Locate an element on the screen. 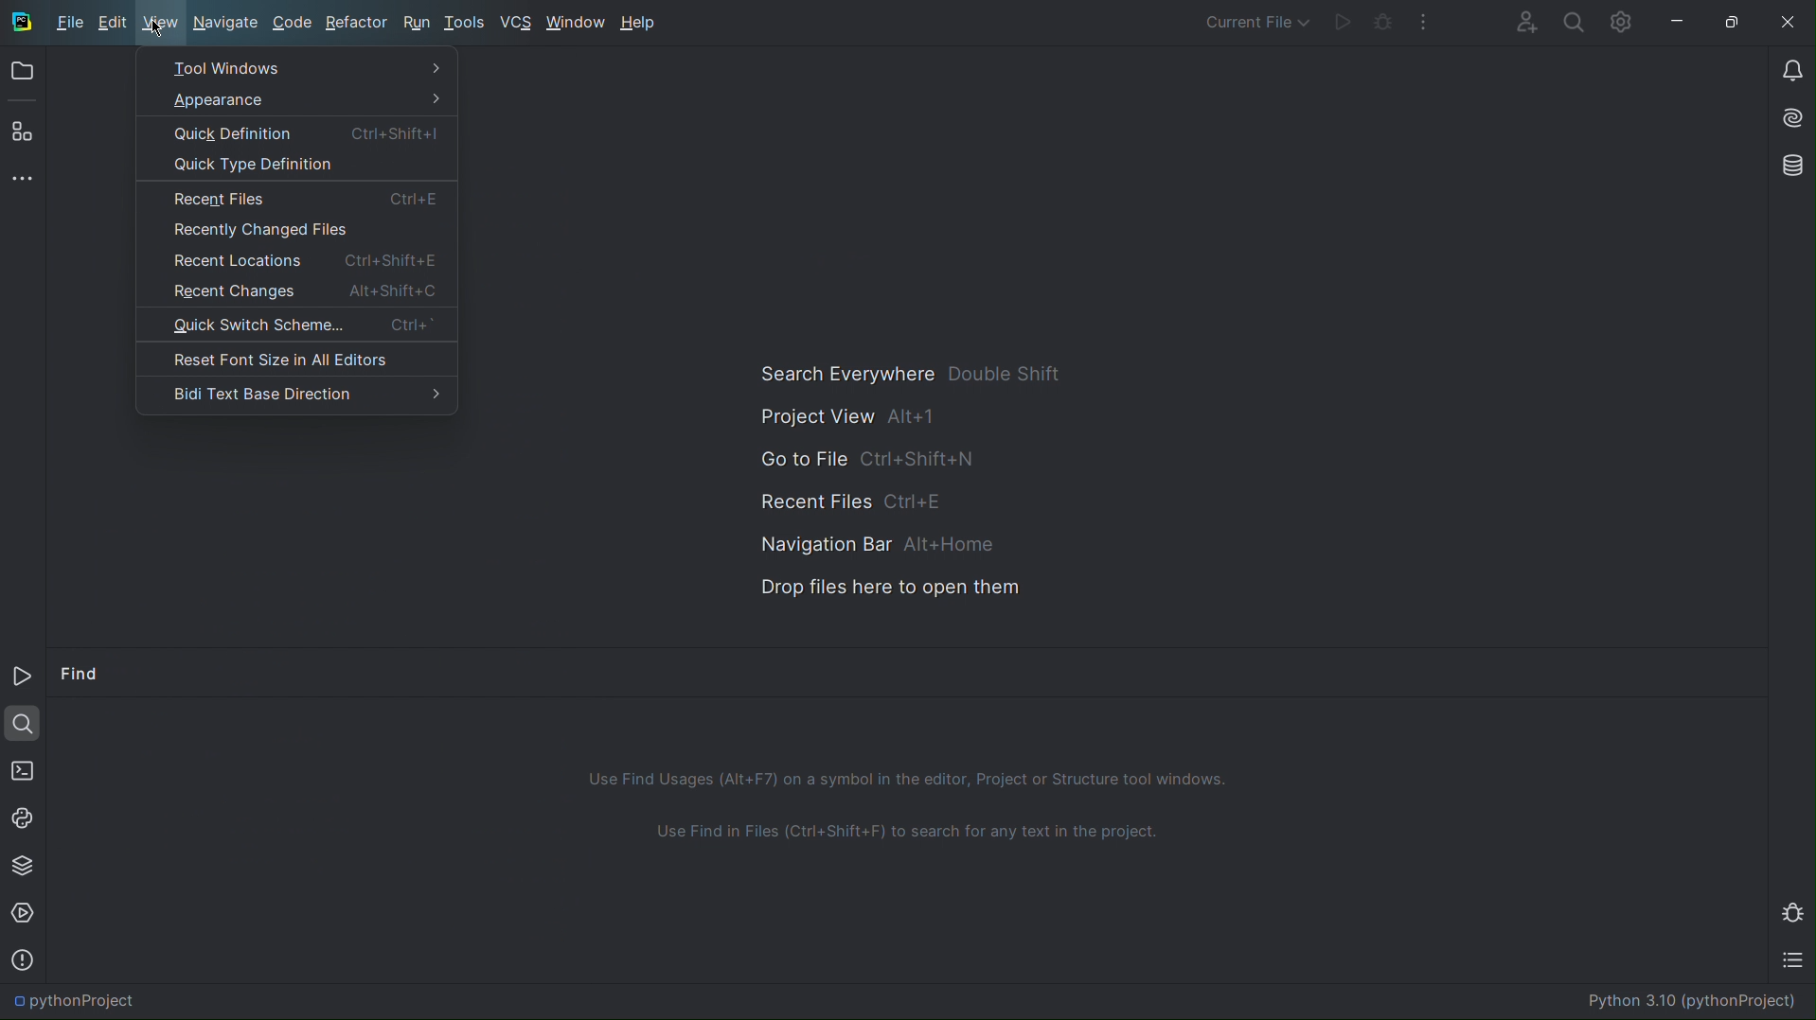 This screenshot has width=1816, height=1020. Recent Locations is located at coordinates (294, 258).